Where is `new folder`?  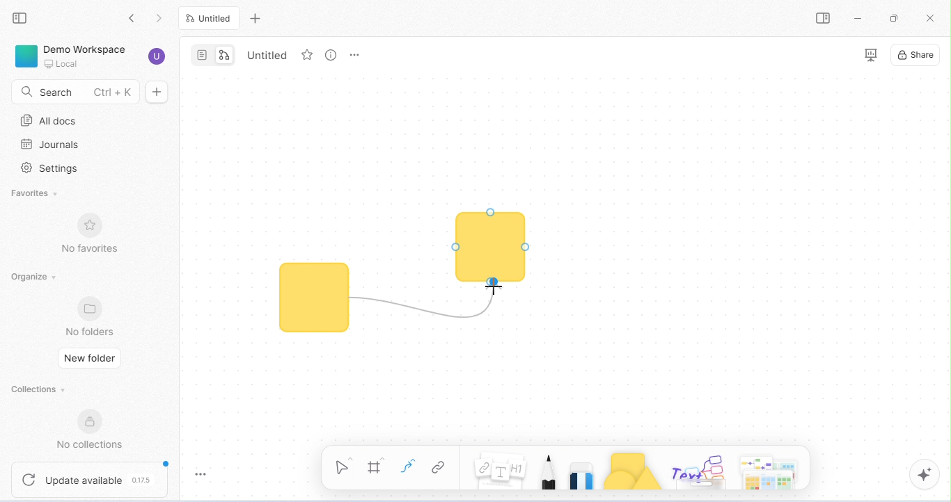 new folder is located at coordinates (91, 357).